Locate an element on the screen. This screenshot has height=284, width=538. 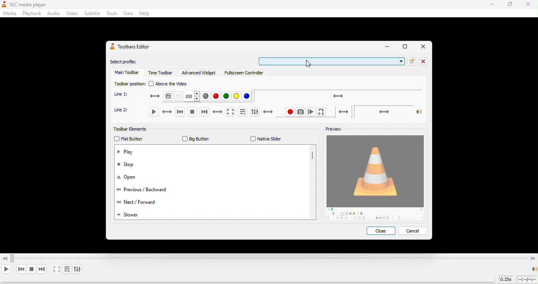
slower is located at coordinates (132, 214).